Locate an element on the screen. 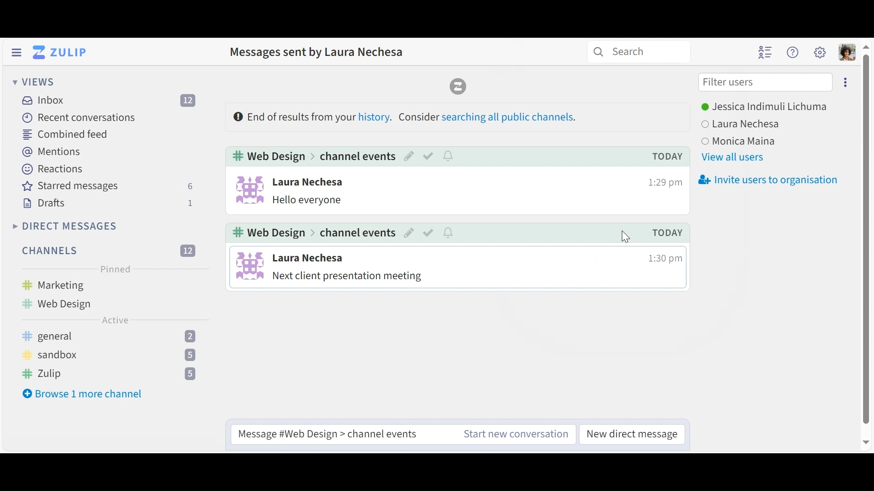  user info is located at coordinates (251, 268).